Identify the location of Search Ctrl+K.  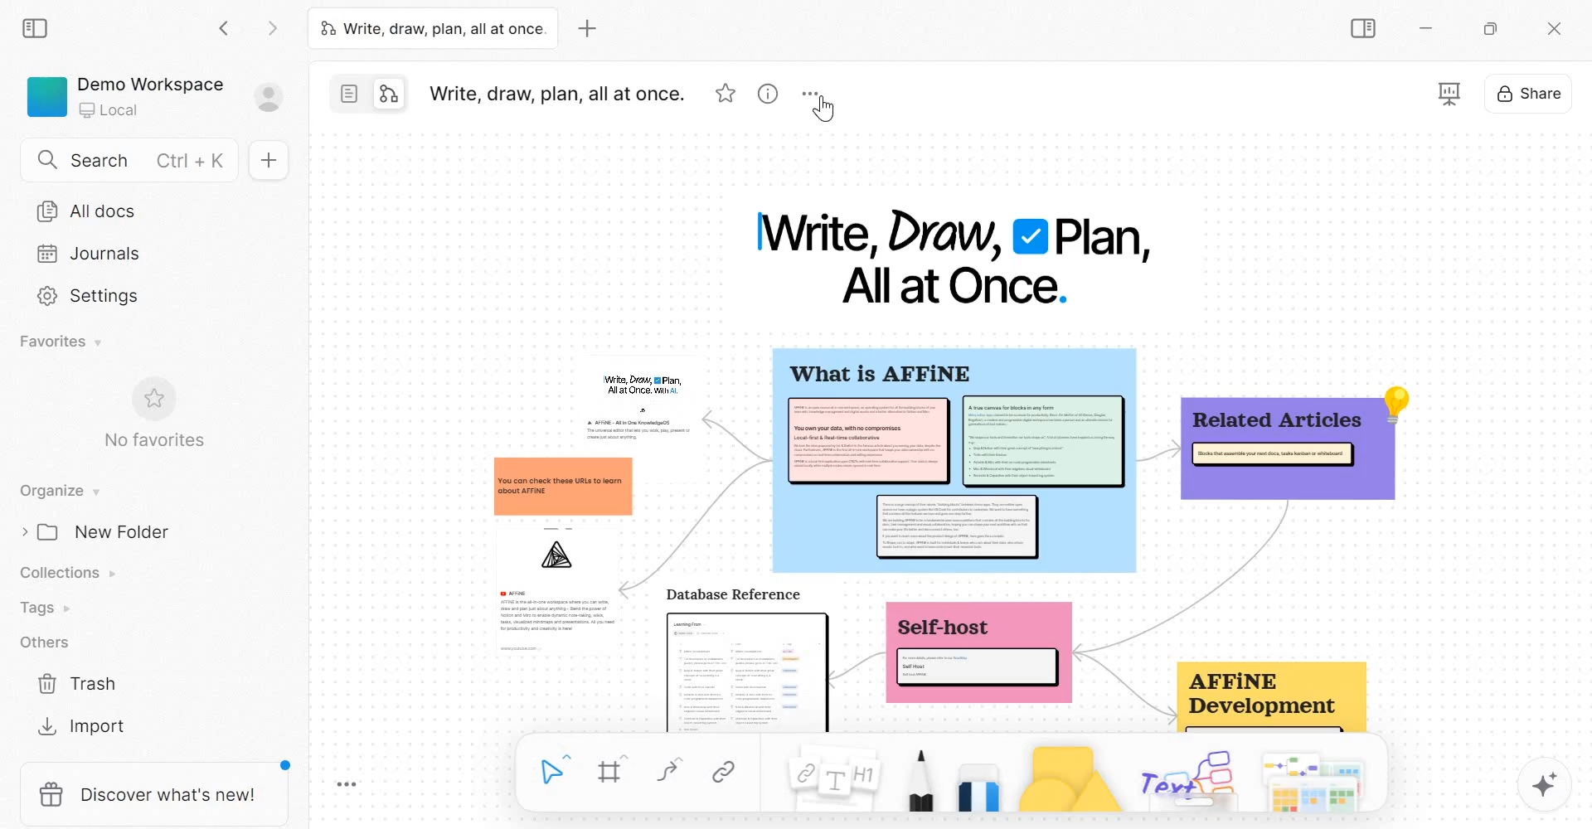
(132, 157).